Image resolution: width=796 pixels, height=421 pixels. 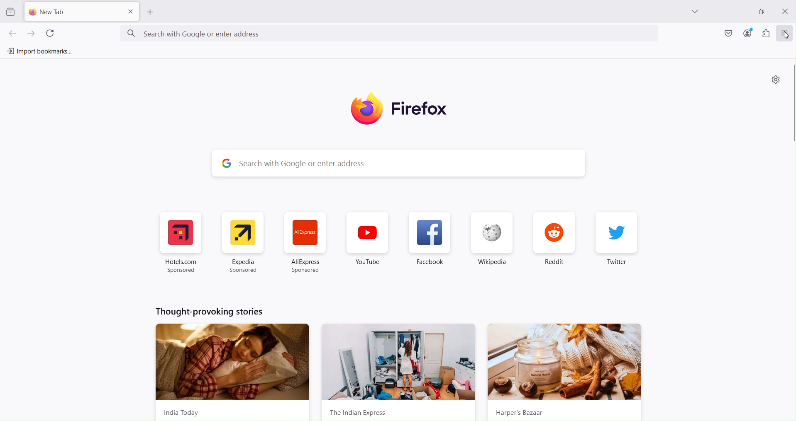 What do you see at coordinates (10, 33) in the screenshot?
I see `Go backward one page` at bounding box center [10, 33].